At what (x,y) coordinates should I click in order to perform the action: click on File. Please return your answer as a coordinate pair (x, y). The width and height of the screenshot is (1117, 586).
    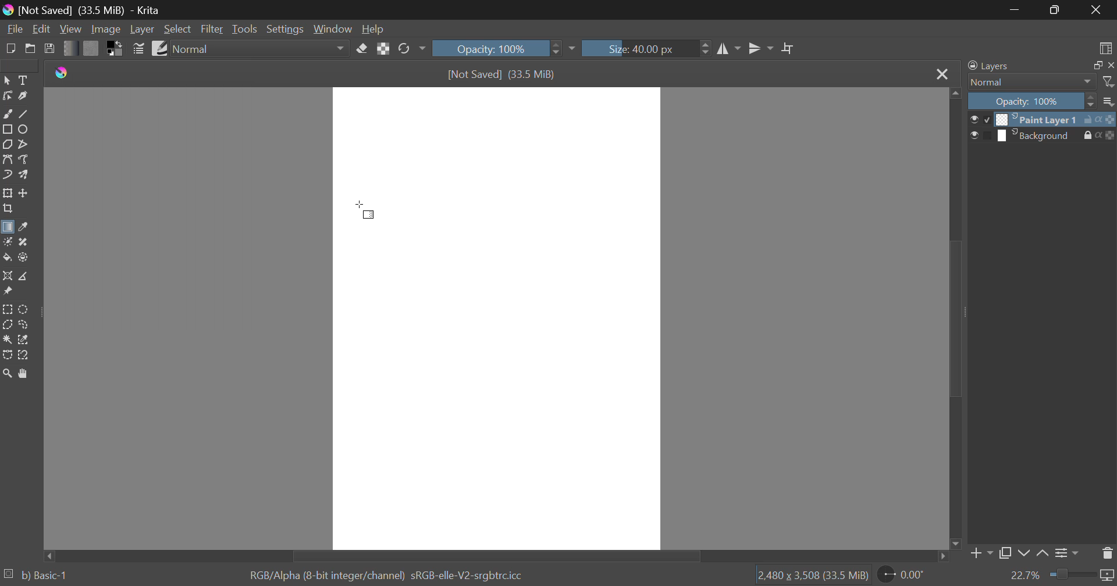
    Looking at the image, I should click on (13, 28).